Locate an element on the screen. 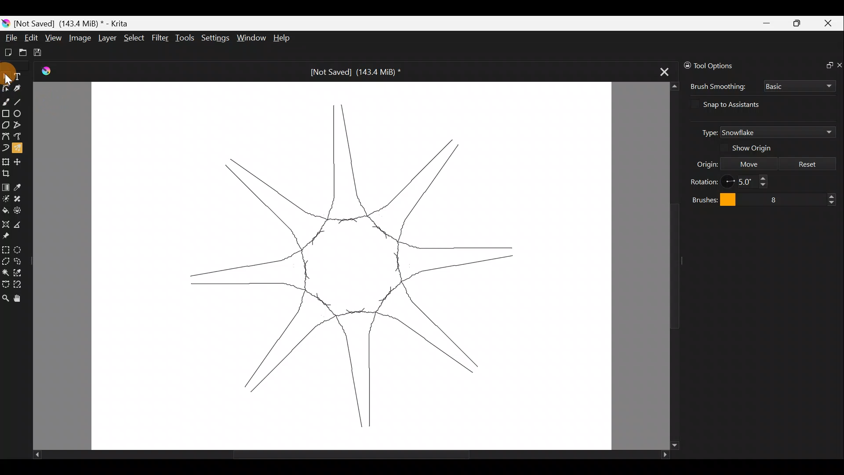 Image resolution: width=844 pixels, height=475 pixels. Smart patch tool is located at coordinates (18, 198).